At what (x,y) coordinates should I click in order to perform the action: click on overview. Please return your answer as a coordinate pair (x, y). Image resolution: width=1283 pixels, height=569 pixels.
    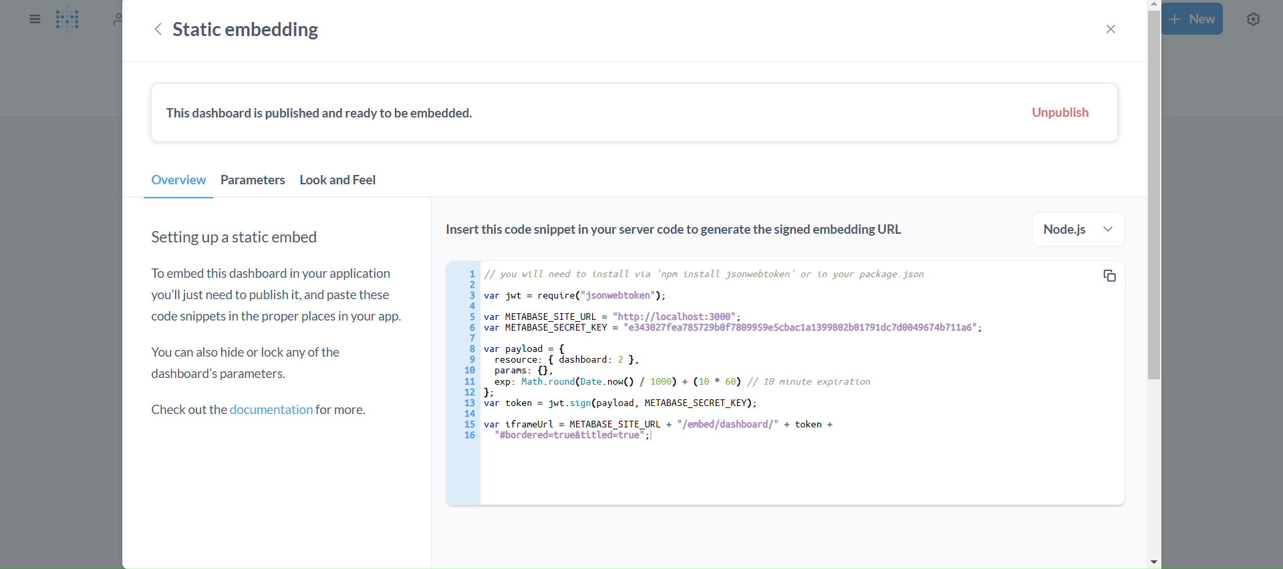
    Looking at the image, I should click on (178, 184).